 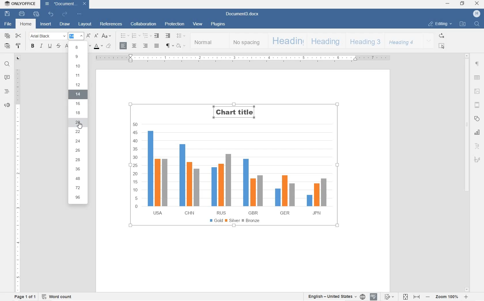 What do you see at coordinates (335, 296) in the screenshot?
I see `SET TEXT OR DOCUMENT LANGUAGE` at bounding box center [335, 296].